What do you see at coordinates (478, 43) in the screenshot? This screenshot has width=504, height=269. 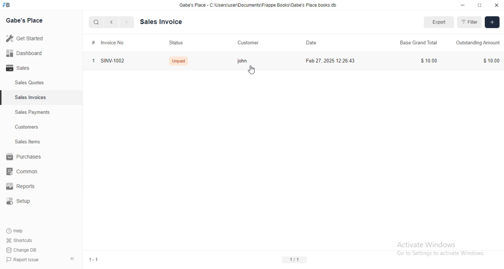 I see `outstanding amount` at bounding box center [478, 43].